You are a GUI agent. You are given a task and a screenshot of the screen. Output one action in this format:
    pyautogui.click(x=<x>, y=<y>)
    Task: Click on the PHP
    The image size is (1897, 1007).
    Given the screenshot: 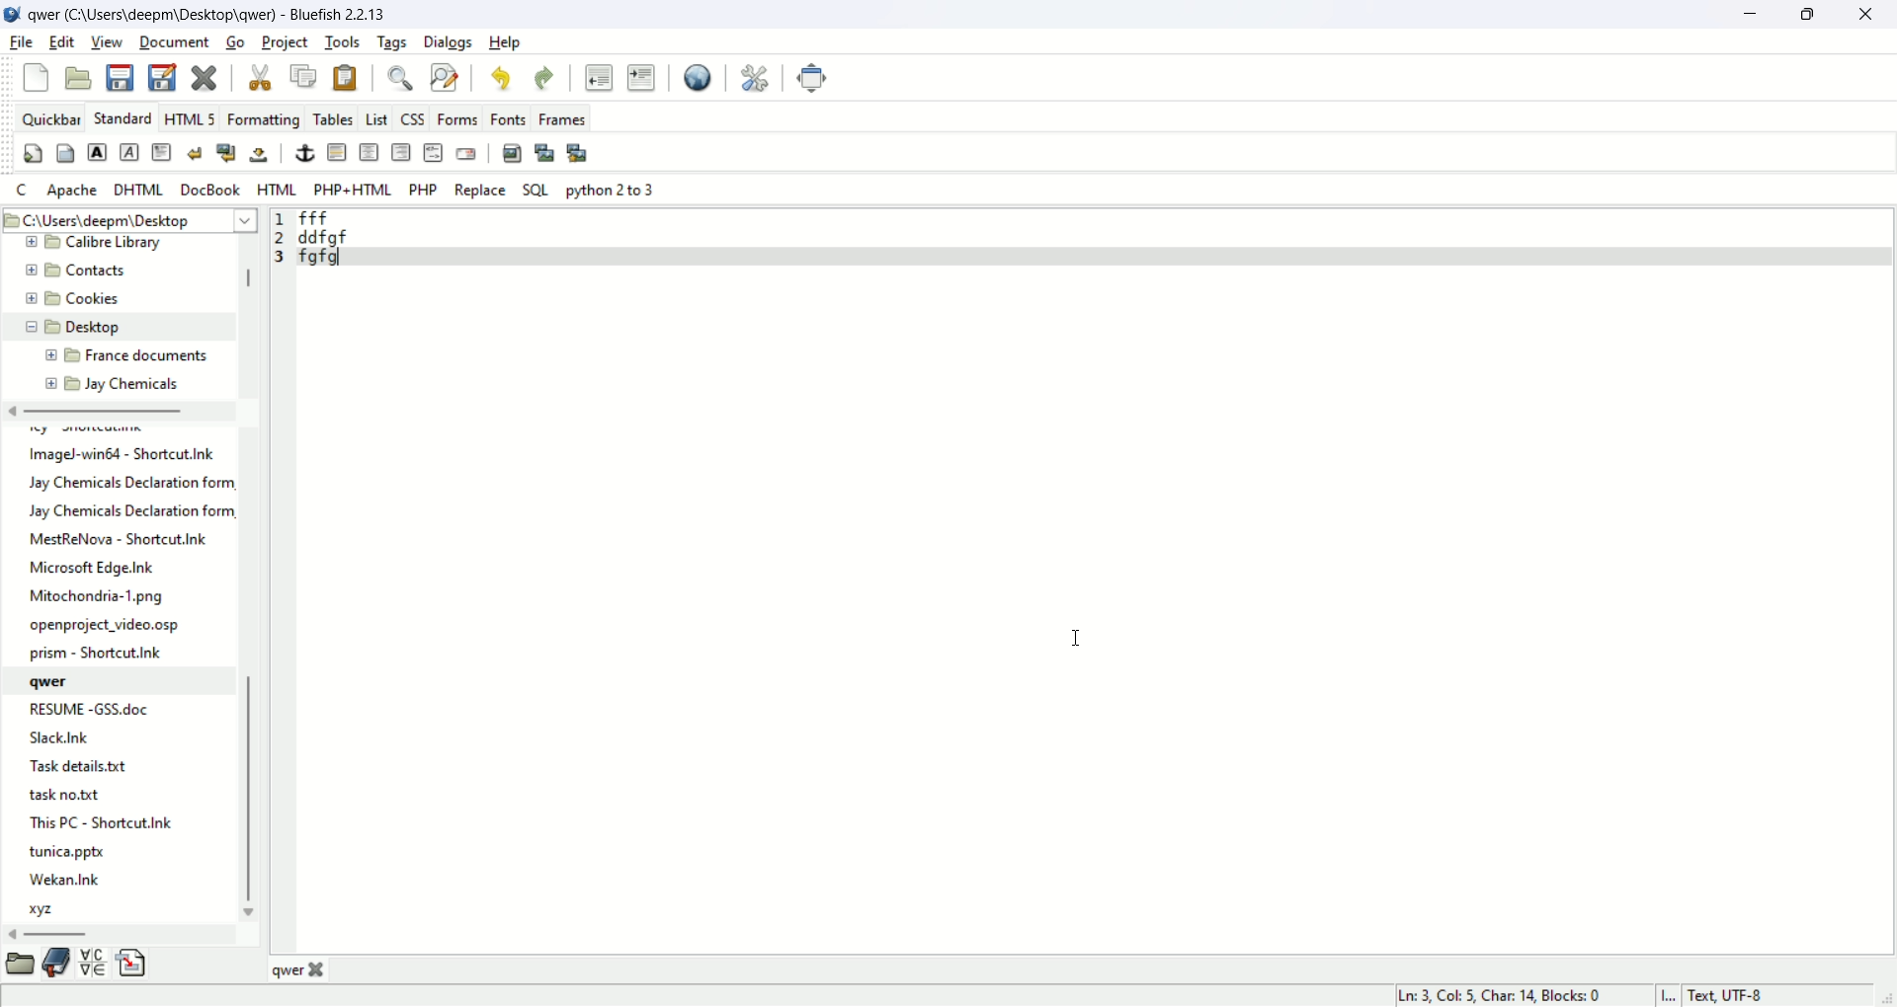 What is the action you would take?
    pyautogui.click(x=424, y=189)
    